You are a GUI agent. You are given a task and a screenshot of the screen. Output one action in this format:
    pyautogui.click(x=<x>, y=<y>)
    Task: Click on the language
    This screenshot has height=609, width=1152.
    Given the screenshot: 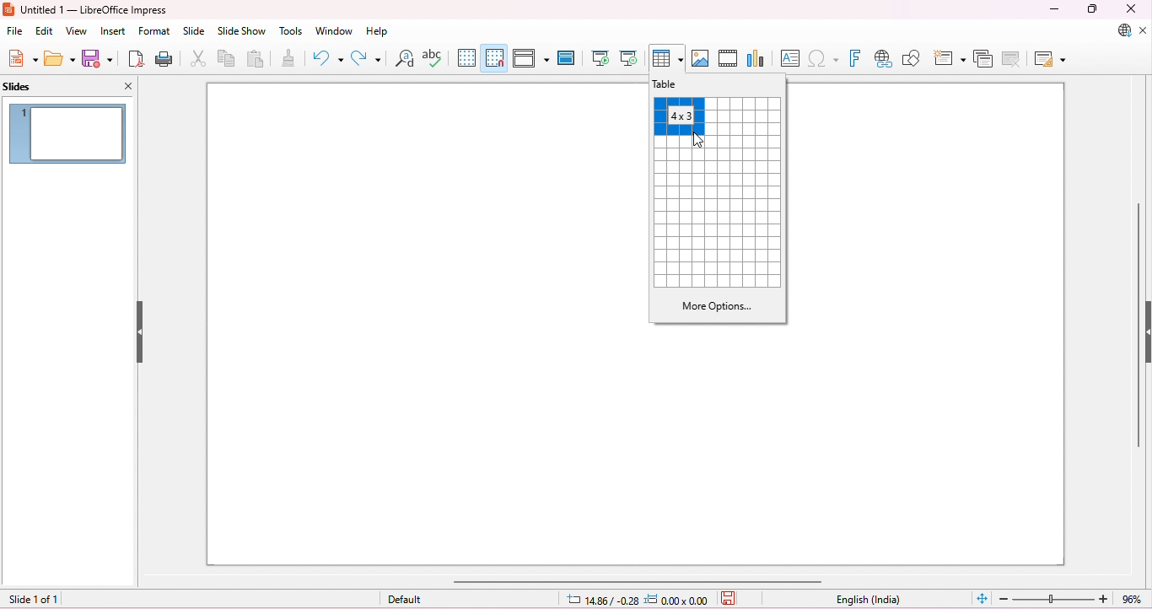 What is the action you would take?
    pyautogui.click(x=868, y=601)
    